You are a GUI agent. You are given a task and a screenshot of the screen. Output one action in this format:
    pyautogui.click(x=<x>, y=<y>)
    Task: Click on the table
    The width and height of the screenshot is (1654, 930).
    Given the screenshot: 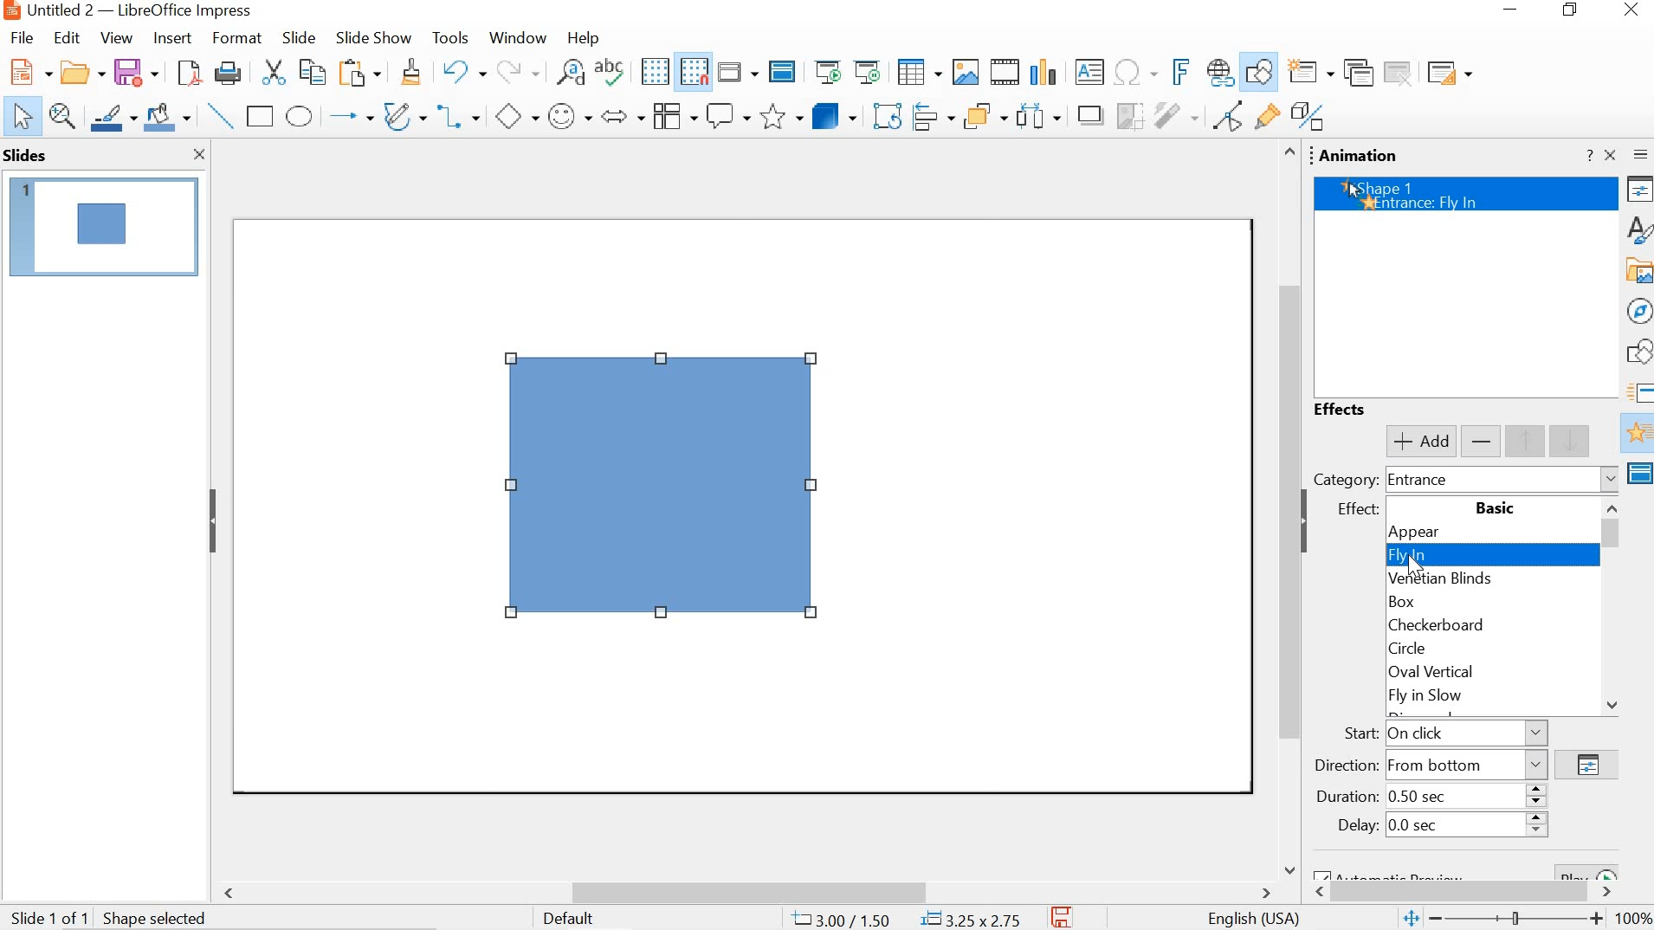 What is the action you would take?
    pyautogui.click(x=919, y=70)
    